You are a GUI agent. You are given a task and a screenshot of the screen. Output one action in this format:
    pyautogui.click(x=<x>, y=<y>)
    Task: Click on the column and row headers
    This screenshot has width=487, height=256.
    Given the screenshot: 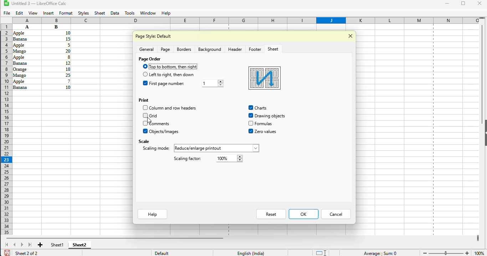 What is the action you would take?
    pyautogui.click(x=173, y=108)
    